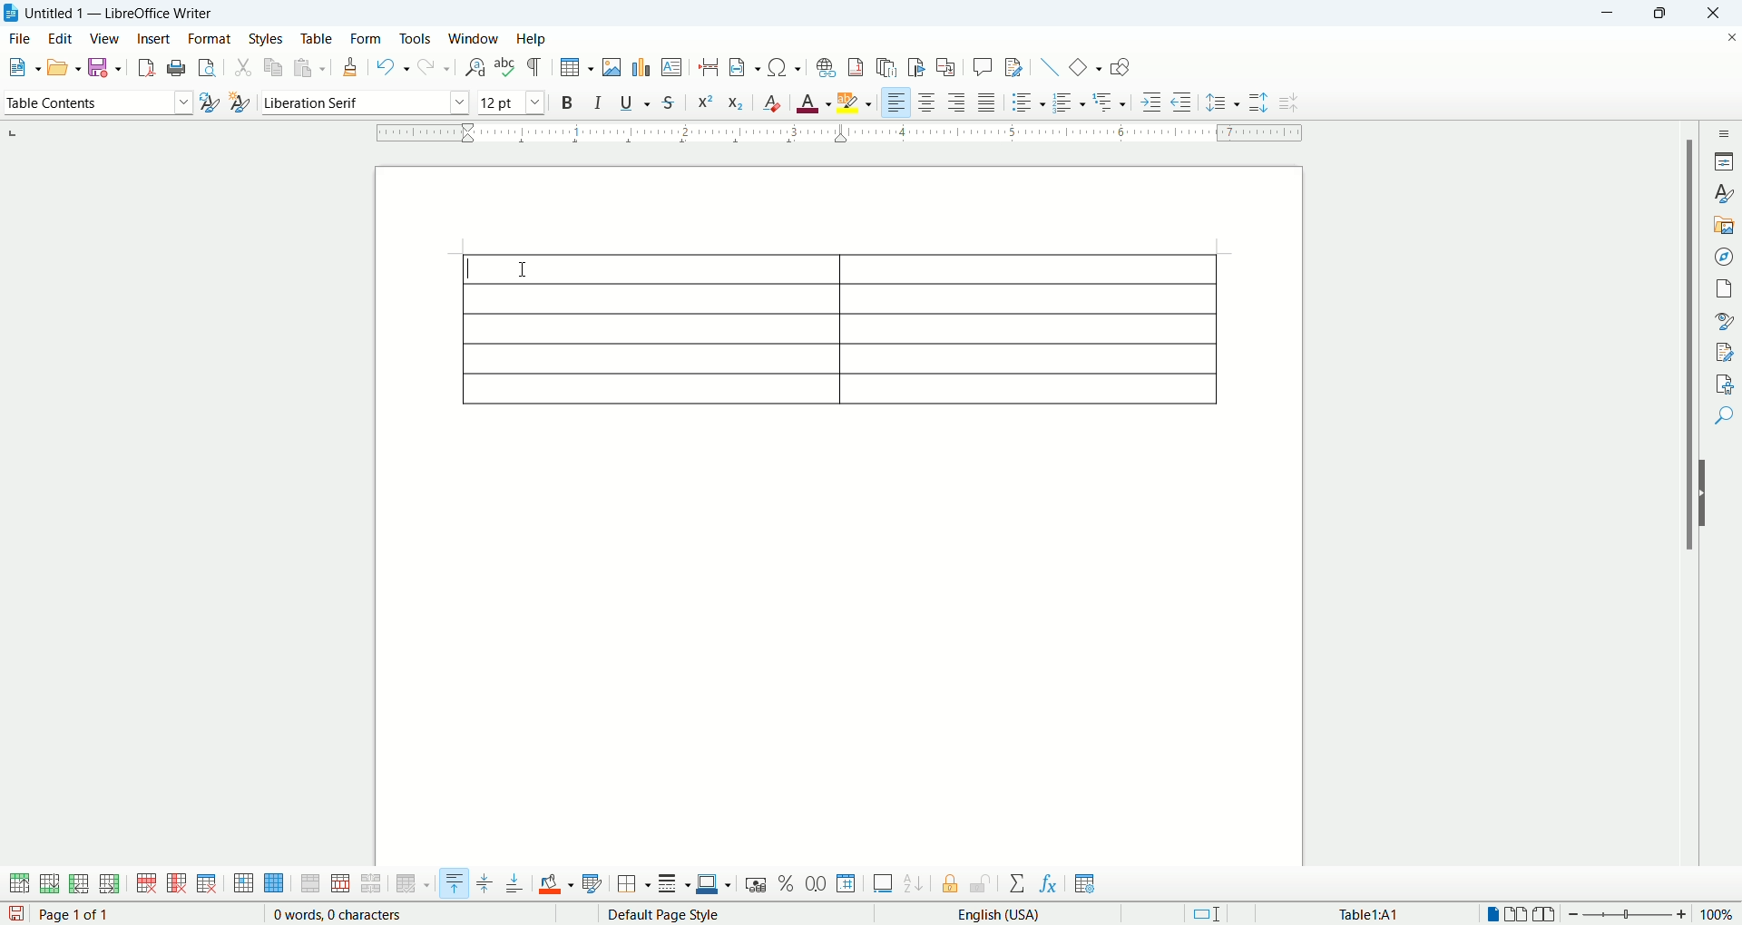 Image resolution: width=1742 pixels, height=925 pixels. I want to click on insert row after, so click(110, 883).